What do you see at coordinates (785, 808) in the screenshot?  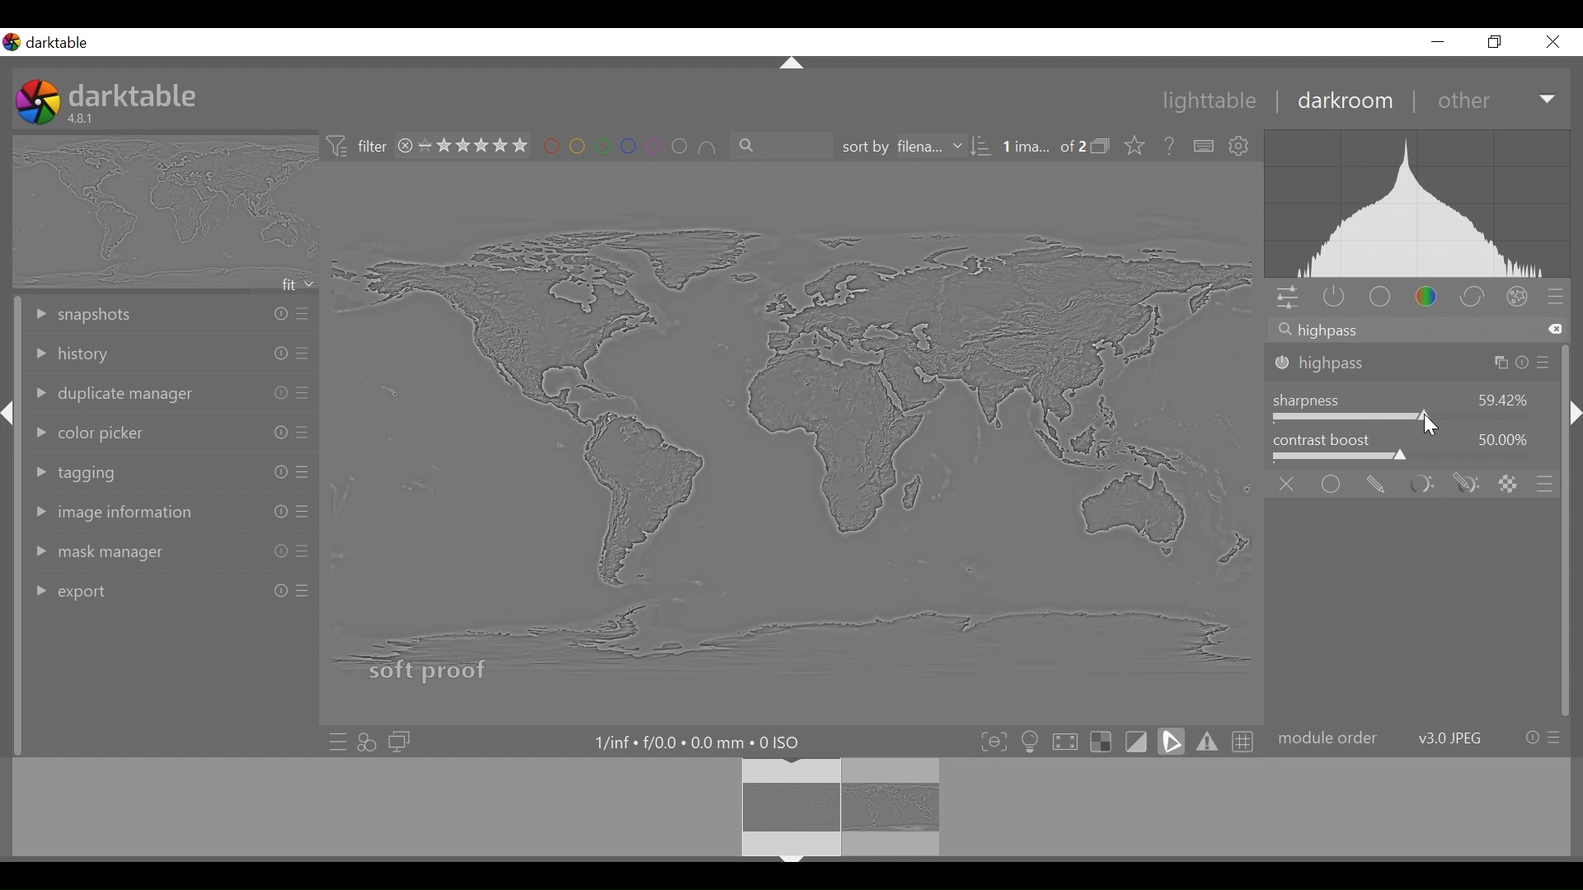 I see `Filmstrip` at bounding box center [785, 808].